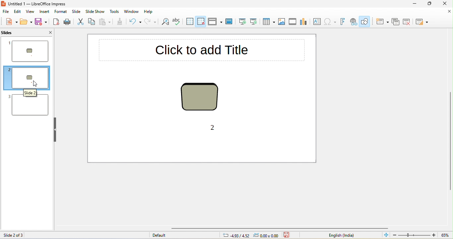 This screenshot has width=453, height=239. Describe the element at coordinates (13, 235) in the screenshot. I see `slide 2 of 3` at that location.